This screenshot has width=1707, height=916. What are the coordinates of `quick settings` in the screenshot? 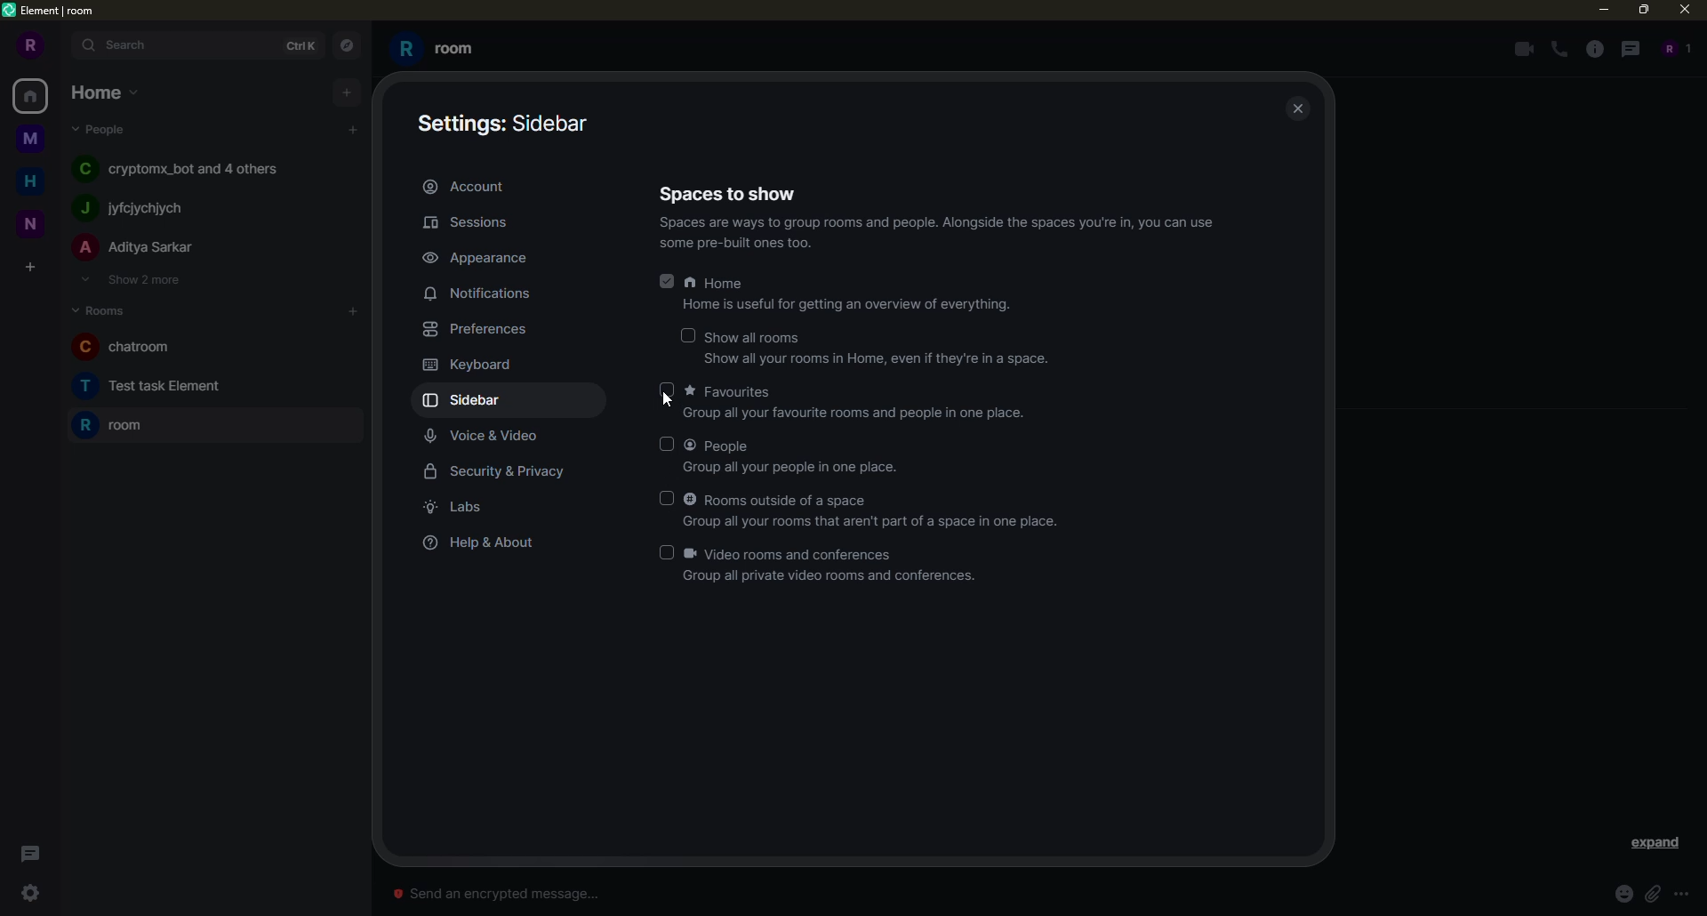 It's located at (33, 894).